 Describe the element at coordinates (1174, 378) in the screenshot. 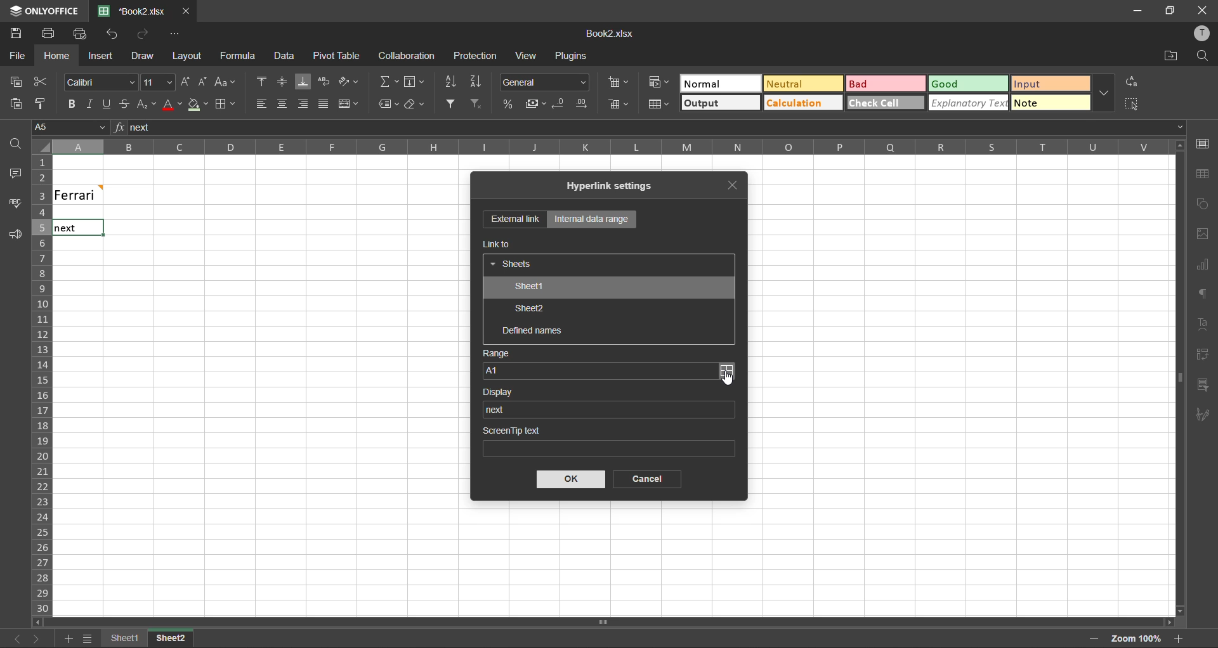

I see `Horizontal Scrollbar` at that location.